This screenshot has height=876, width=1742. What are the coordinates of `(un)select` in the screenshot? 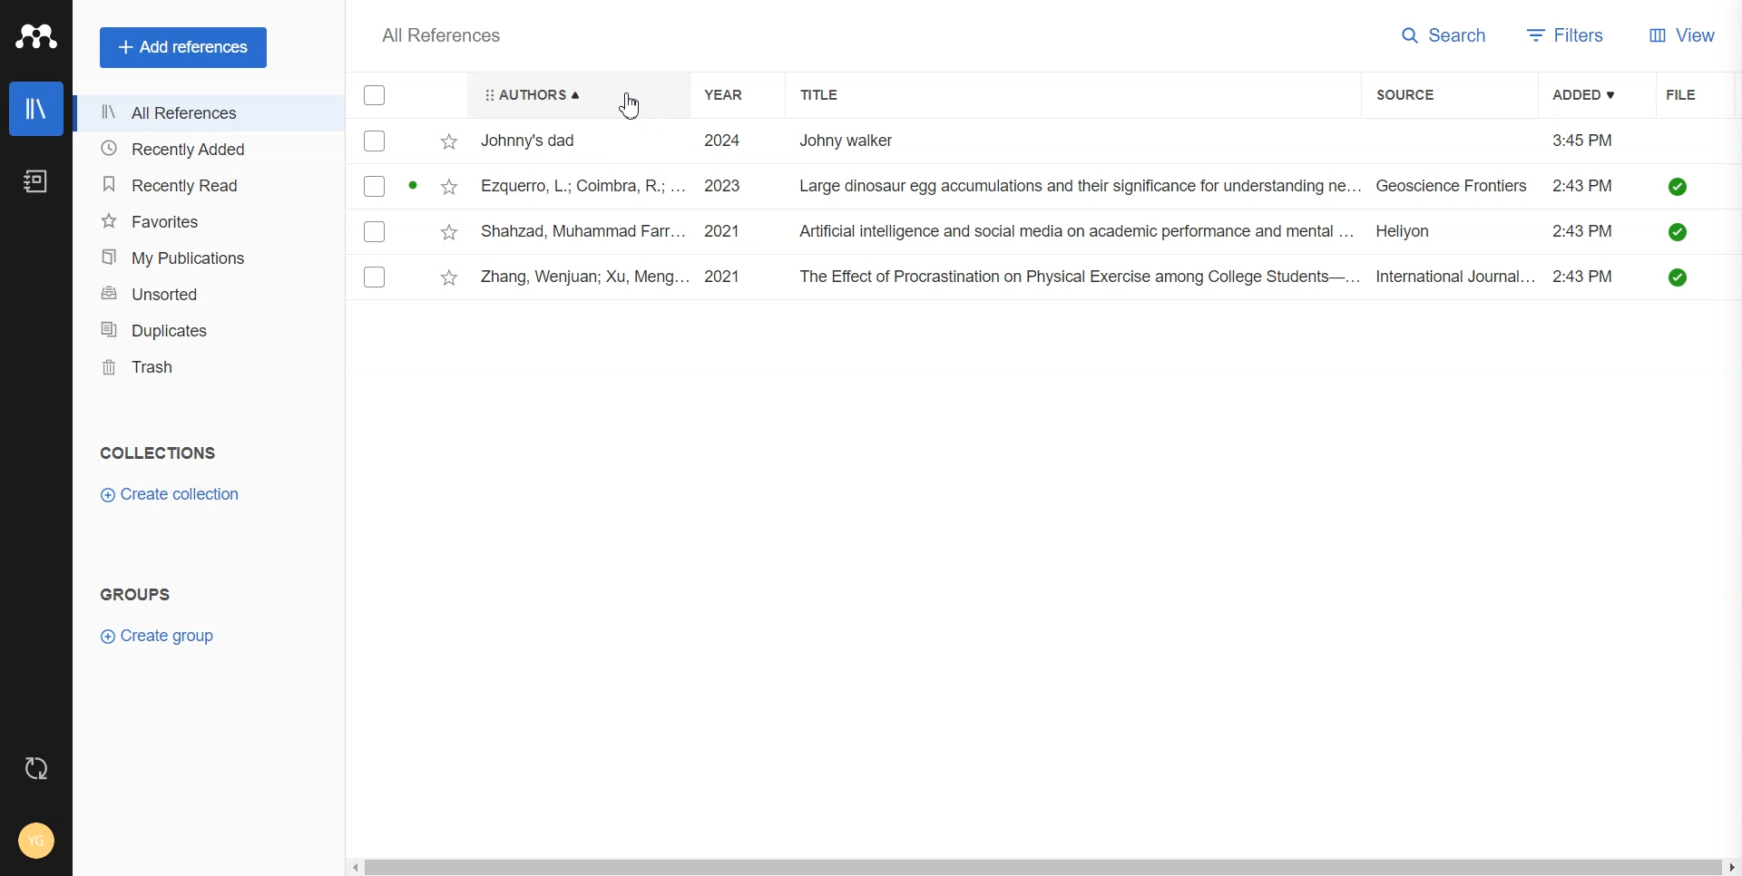 It's located at (377, 233).